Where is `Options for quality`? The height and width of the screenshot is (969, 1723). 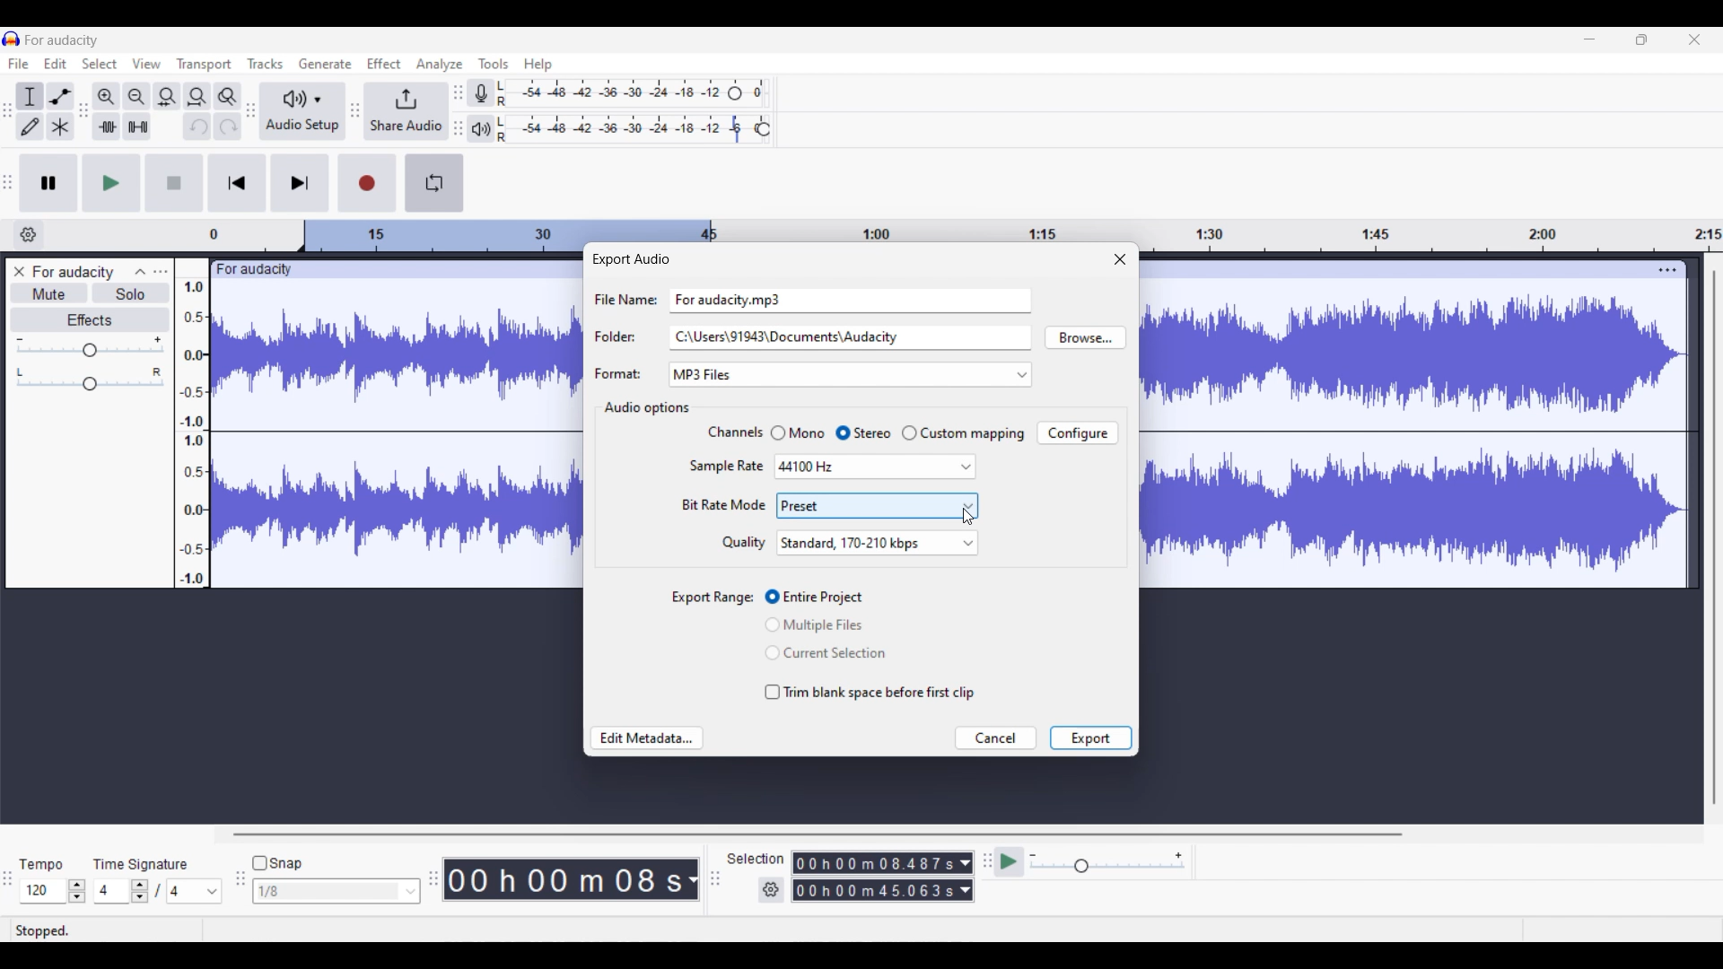 Options for quality is located at coordinates (877, 543).